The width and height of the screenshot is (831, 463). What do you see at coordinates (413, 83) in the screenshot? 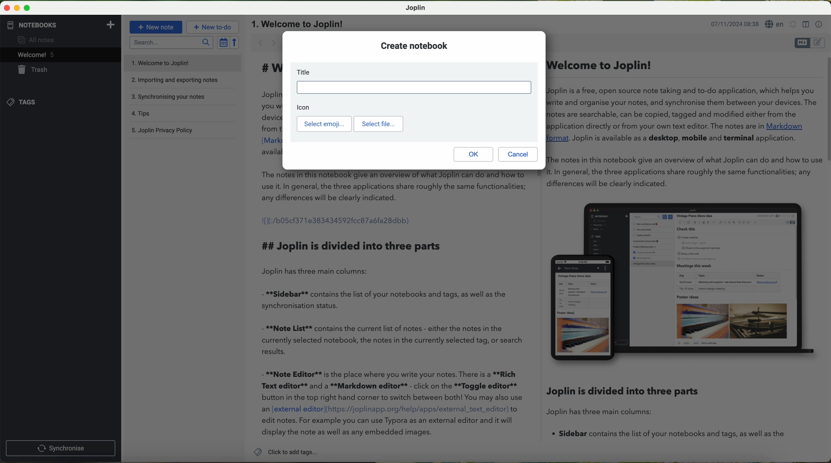
I see `title` at bounding box center [413, 83].